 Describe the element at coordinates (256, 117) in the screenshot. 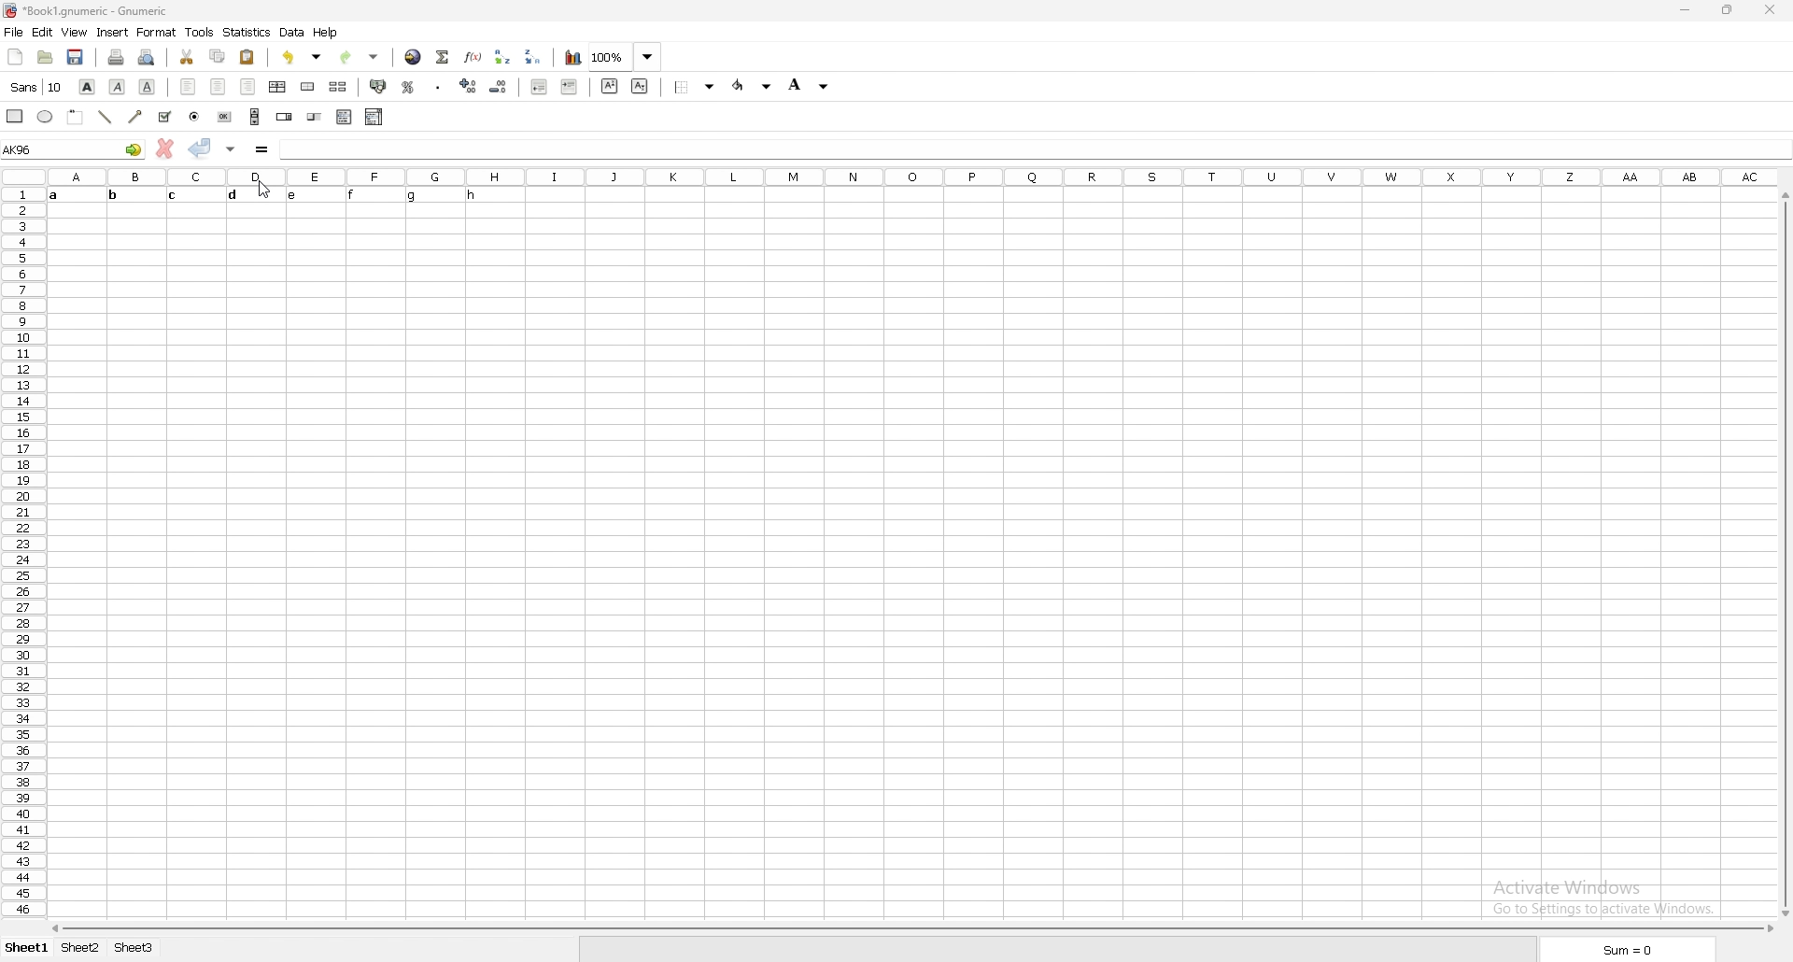

I see `scroll bar` at that location.